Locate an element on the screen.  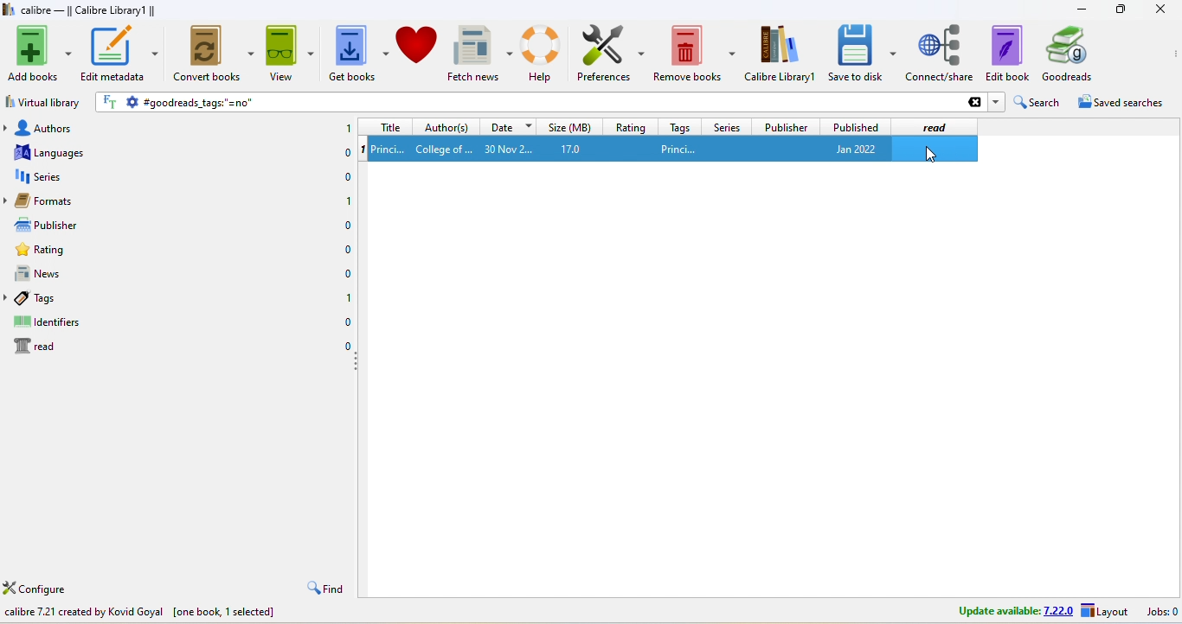
connect/share is located at coordinates (941, 54).